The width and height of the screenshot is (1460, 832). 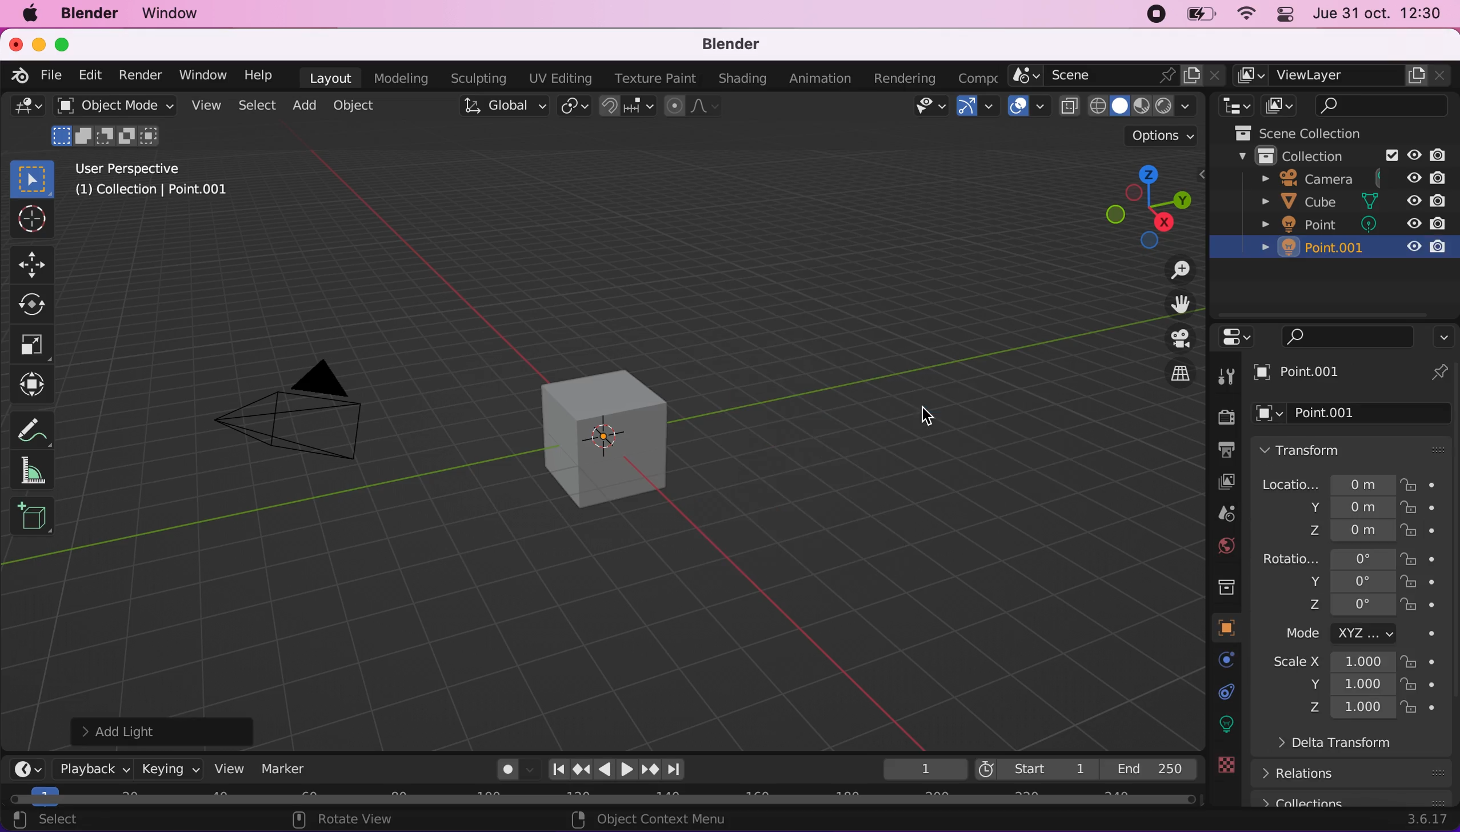 I want to click on Jump to keyframe, so click(x=652, y=770).